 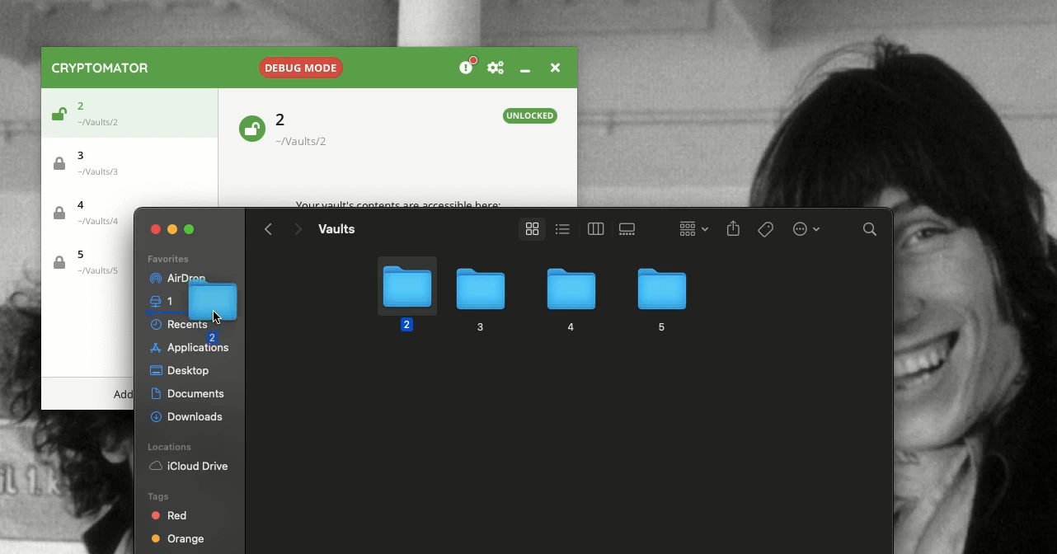 What do you see at coordinates (178, 541) in the screenshot?
I see `Orange` at bounding box center [178, 541].